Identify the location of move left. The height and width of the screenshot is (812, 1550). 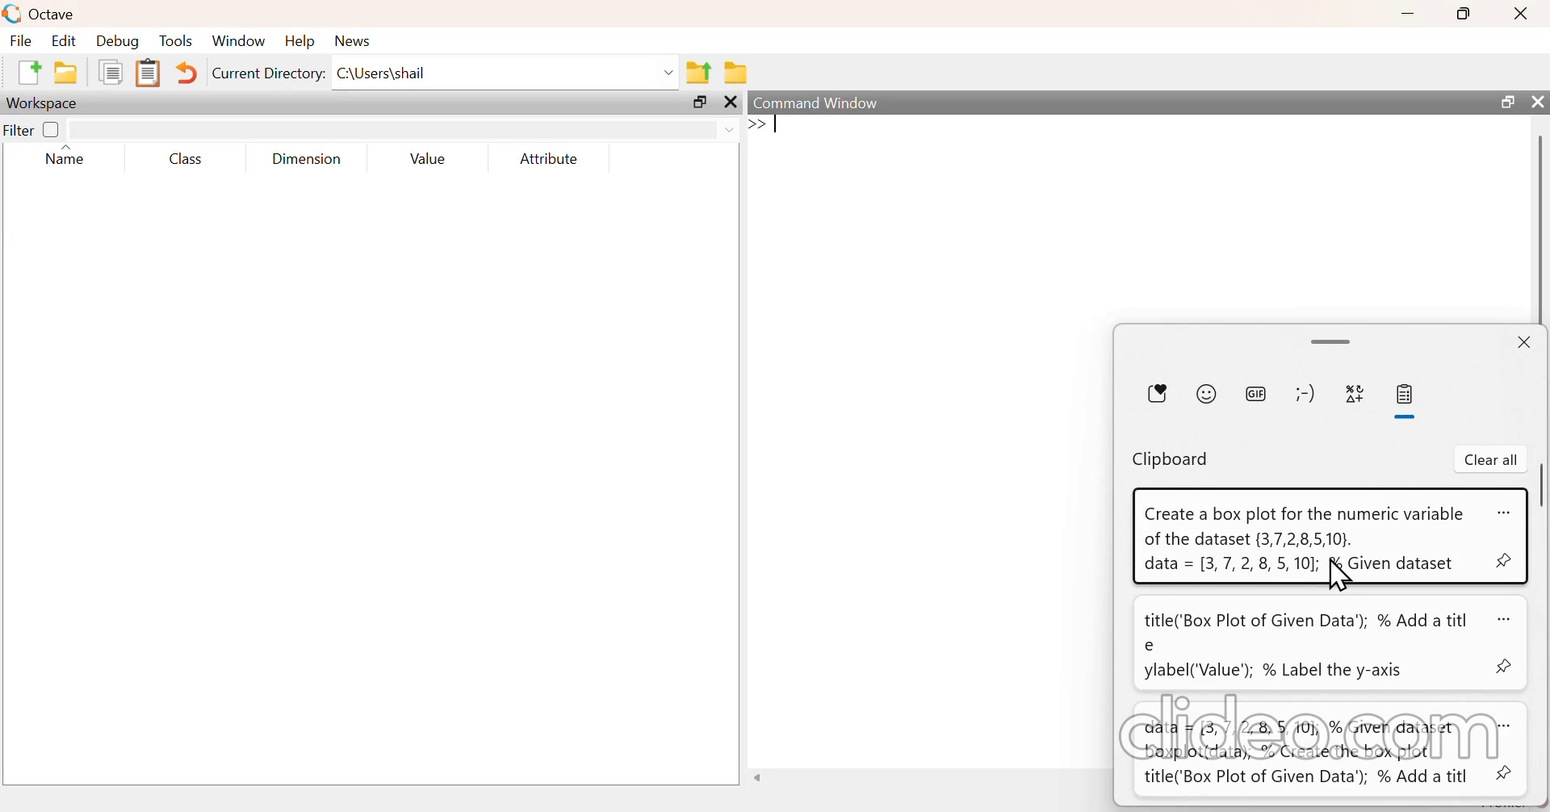
(760, 777).